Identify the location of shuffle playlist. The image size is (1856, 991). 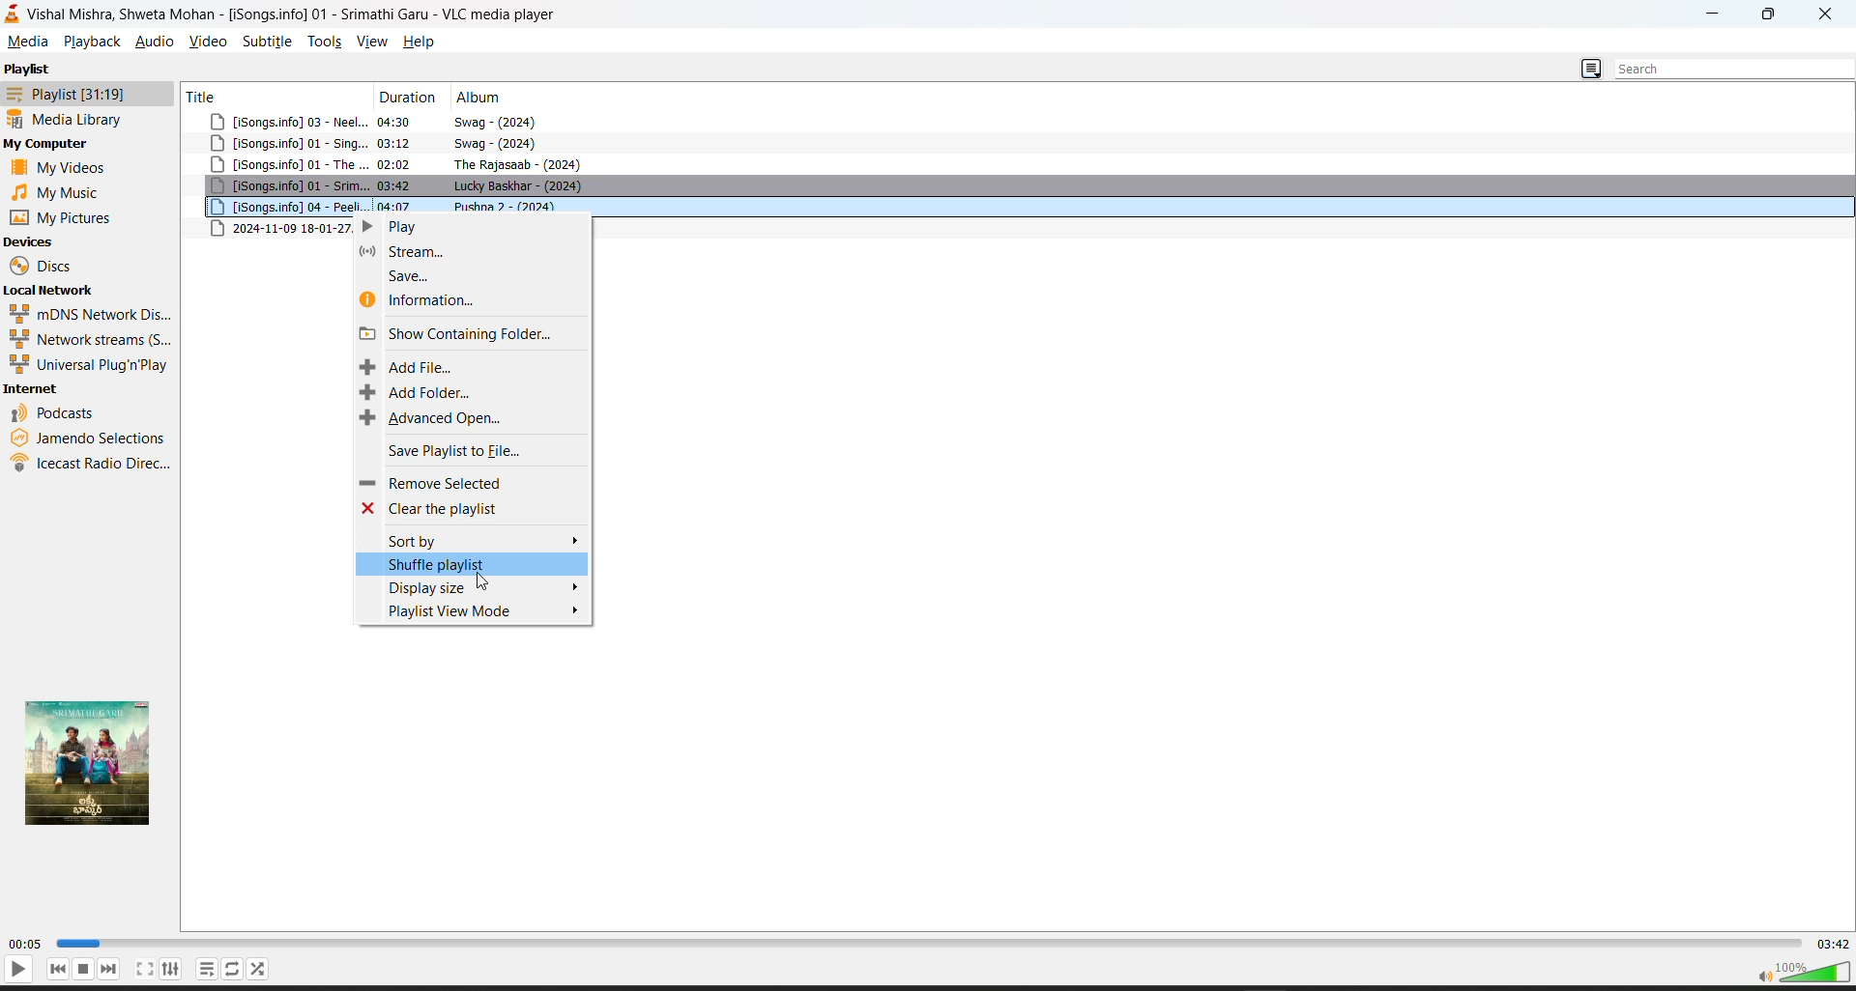
(473, 564).